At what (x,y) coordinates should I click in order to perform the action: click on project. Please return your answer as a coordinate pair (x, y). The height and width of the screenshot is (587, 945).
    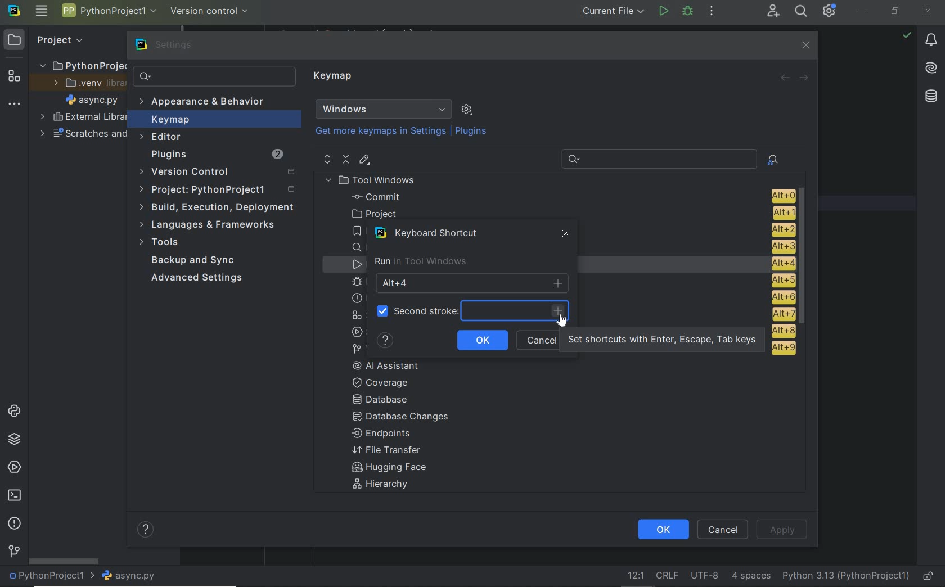
    Looking at the image, I should click on (570, 213).